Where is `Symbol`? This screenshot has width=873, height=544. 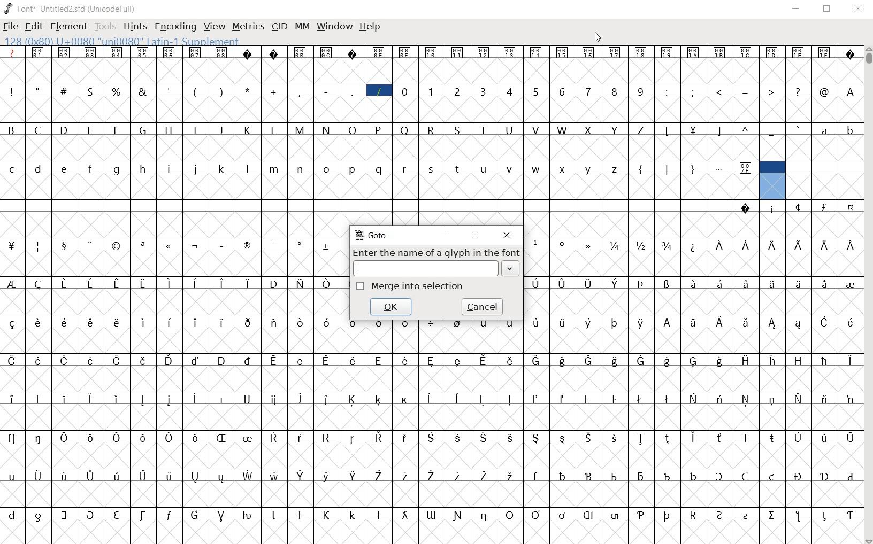 Symbol is located at coordinates (486, 322).